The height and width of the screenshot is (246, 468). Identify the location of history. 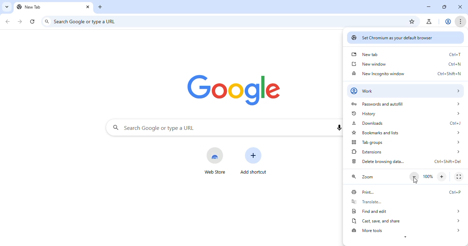
(405, 113).